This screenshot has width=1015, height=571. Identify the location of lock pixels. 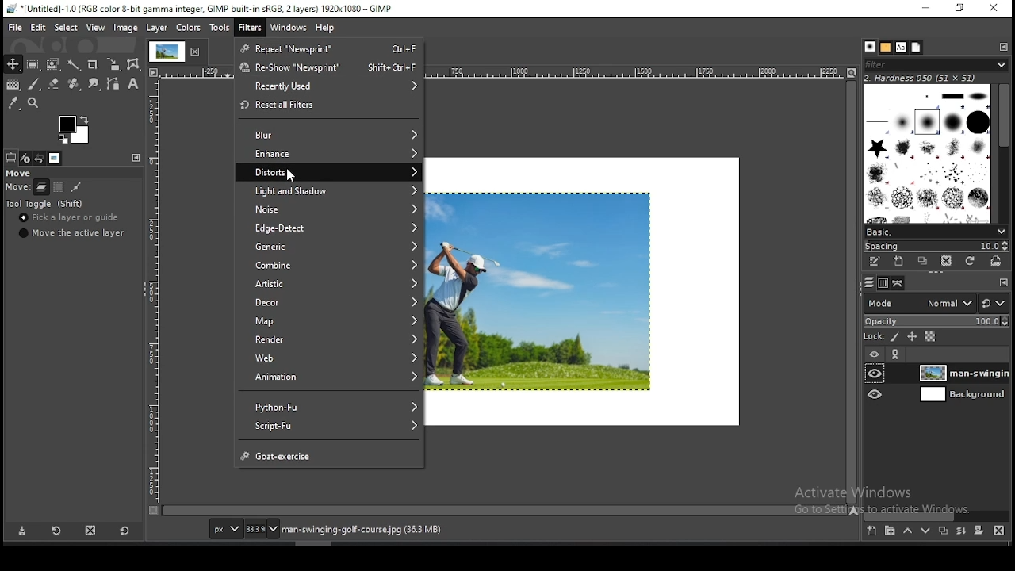
(893, 337).